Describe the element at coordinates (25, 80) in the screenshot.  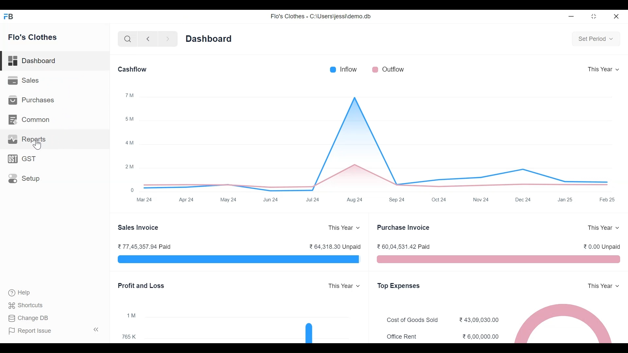
I see `Sales` at that location.